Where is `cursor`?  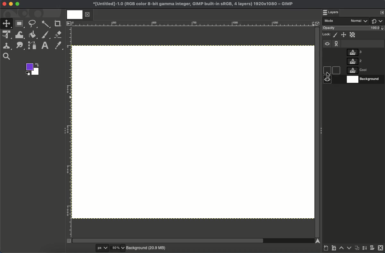
cursor is located at coordinates (328, 74).